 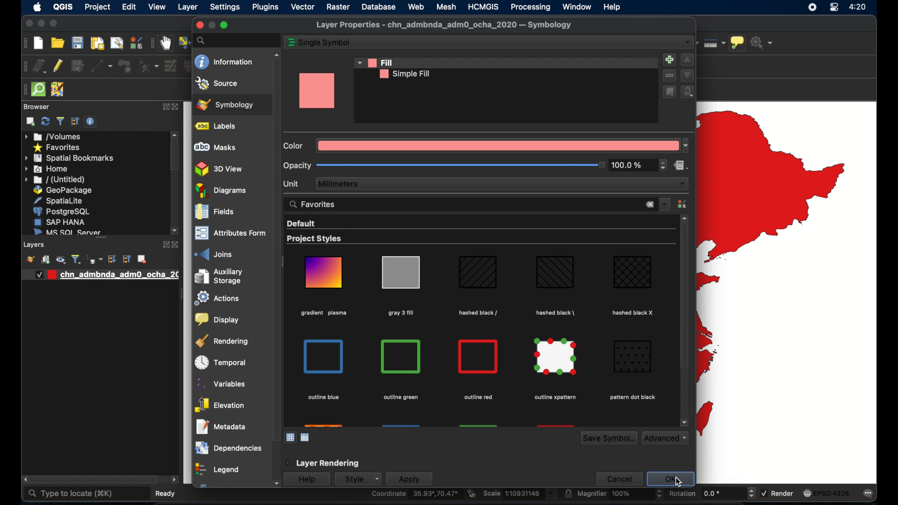 I want to click on edit, so click(x=130, y=7).